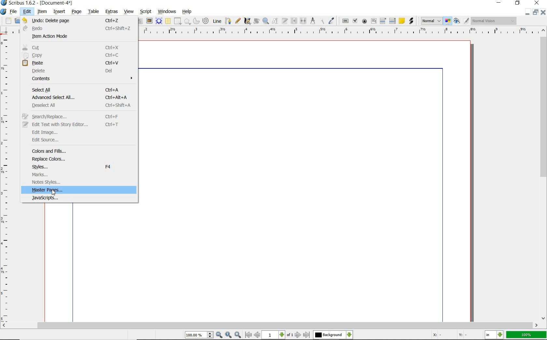 The image size is (547, 340). Describe the element at coordinates (77, 11) in the screenshot. I see `page` at that location.